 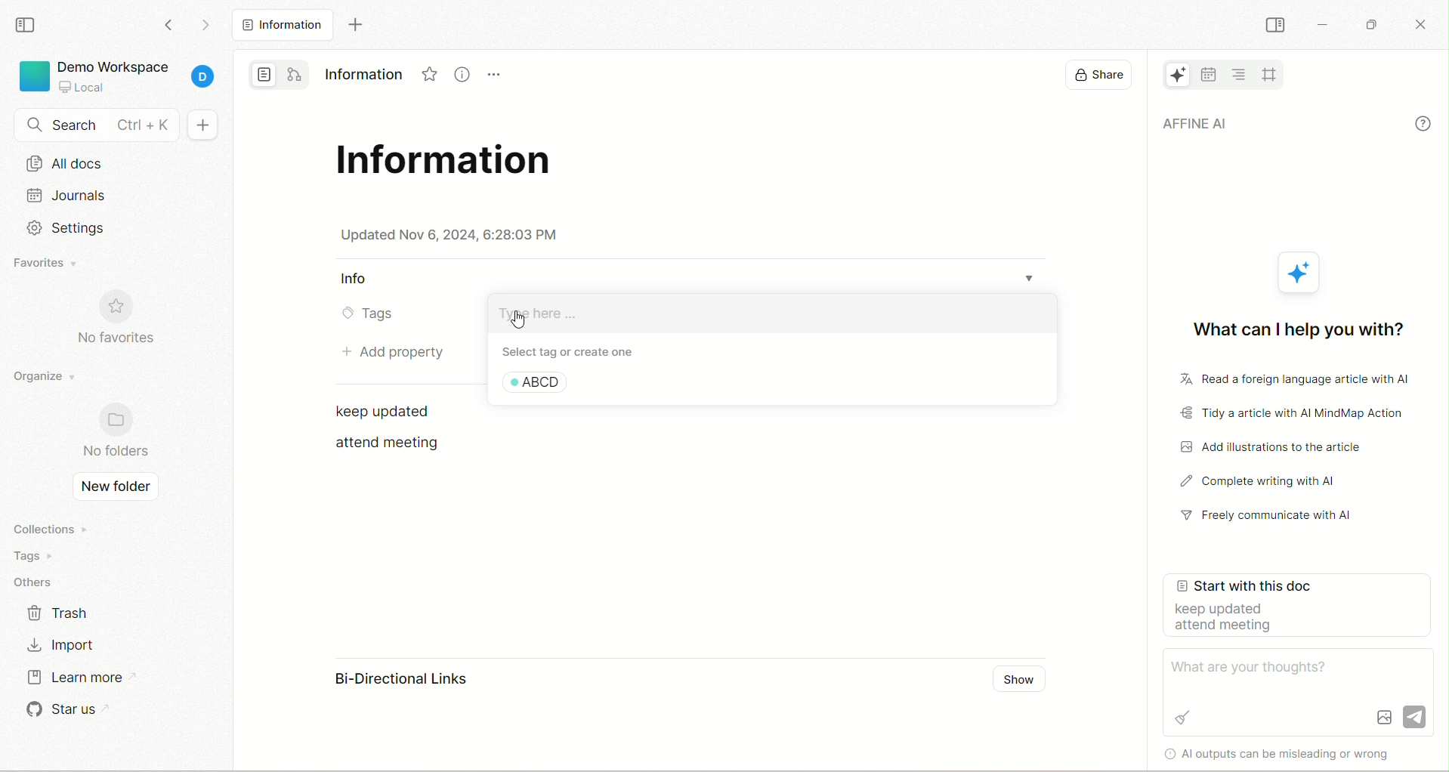 What do you see at coordinates (360, 75) in the screenshot?
I see `Information` at bounding box center [360, 75].